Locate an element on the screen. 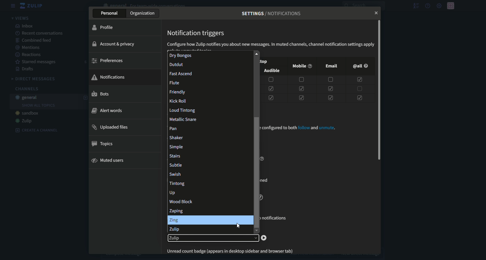 This screenshot has width=486, height=260. menu is located at coordinates (13, 6).